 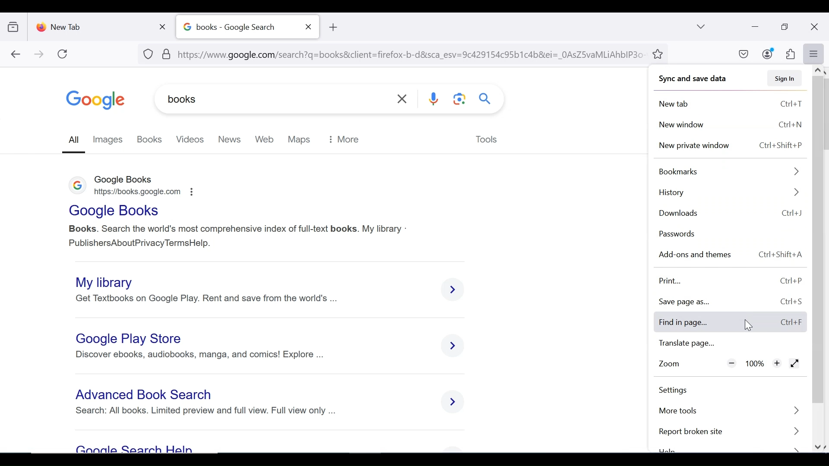 What do you see at coordinates (93, 25) in the screenshot?
I see `new tab` at bounding box center [93, 25].